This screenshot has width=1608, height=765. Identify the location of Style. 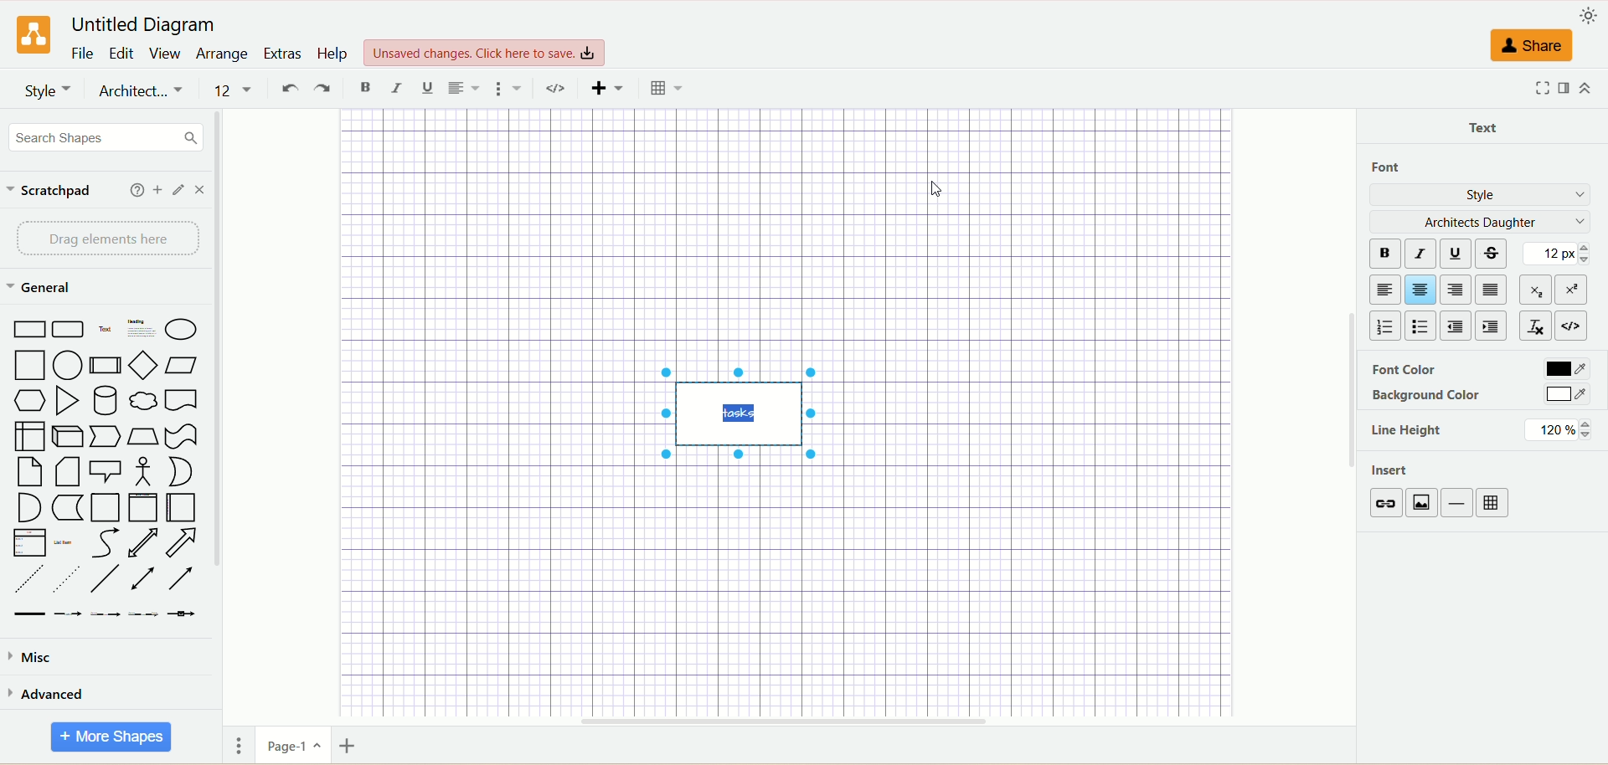
(47, 90).